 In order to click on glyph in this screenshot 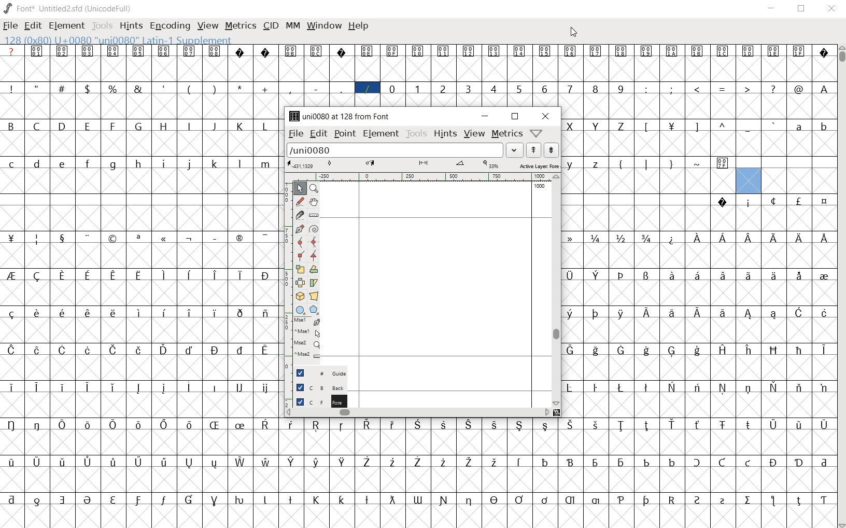, I will do `click(571, 425)`.